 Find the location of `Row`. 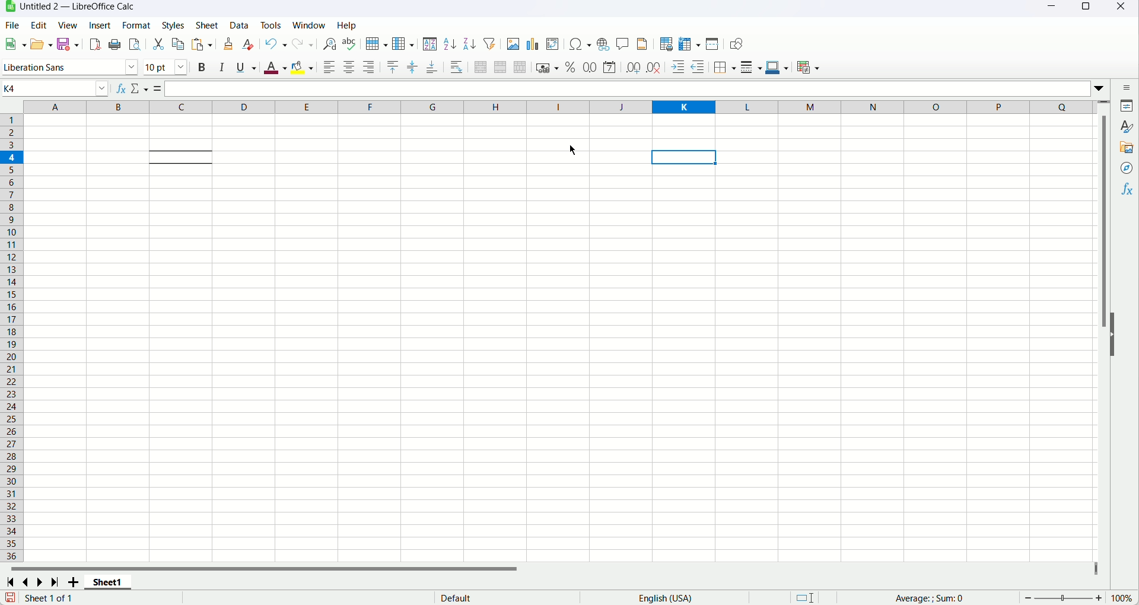

Row is located at coordinates (376, 44).